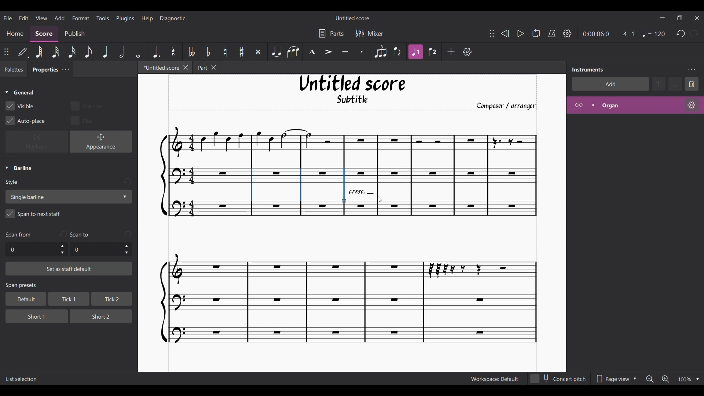 This screenshot has height=396, width=704. What do you see at coordinates (362, 52) in the screenshot?
I see `Staccato` at bounding box center [362, 52].